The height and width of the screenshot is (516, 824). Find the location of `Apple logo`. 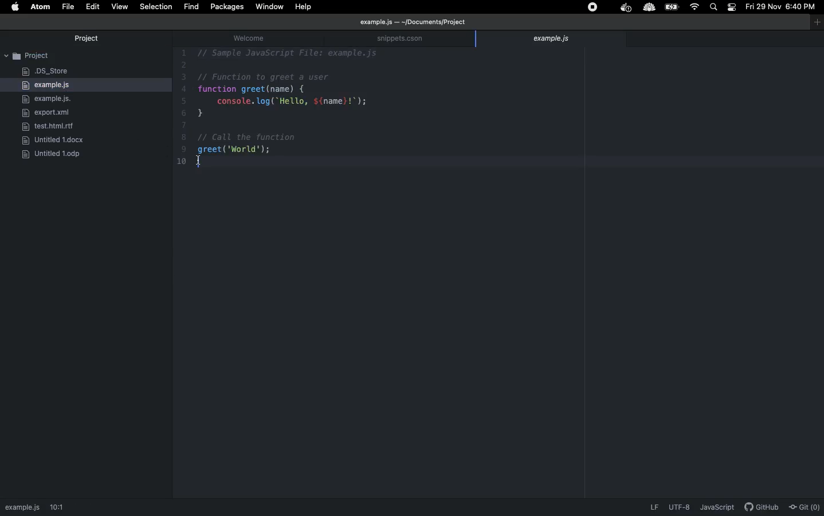

Apple logo is located at coordinates (17, 7).